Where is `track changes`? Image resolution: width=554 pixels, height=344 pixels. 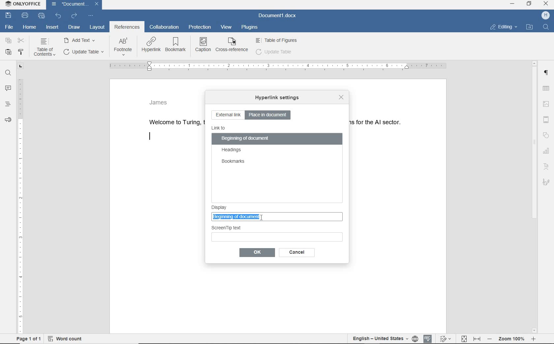
track changes is located at coordinates (446, 339).